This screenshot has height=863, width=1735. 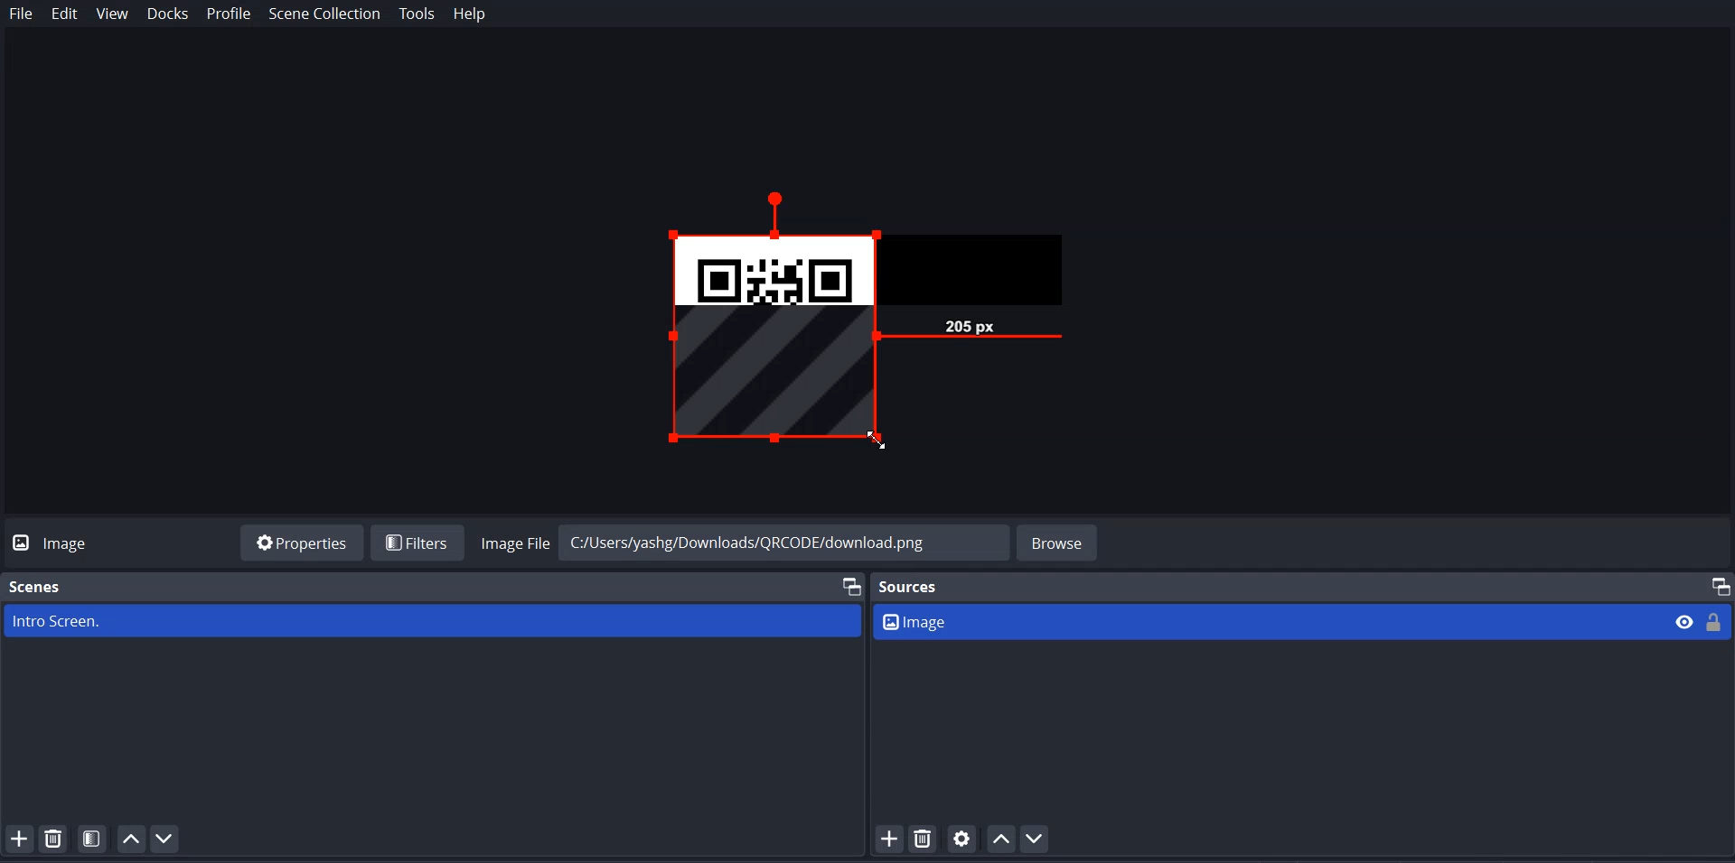 What do you see at coordinates (229, 14) in the screenshot?
I see `Profile` at bounding box center [229, 14].